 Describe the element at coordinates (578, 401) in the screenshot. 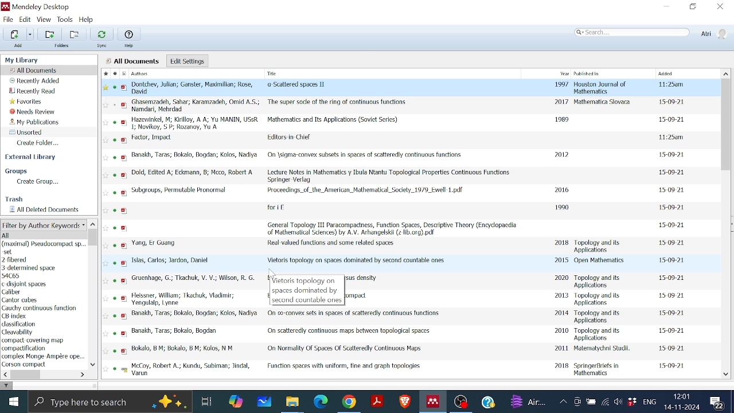

I see `Meet now` at that location.